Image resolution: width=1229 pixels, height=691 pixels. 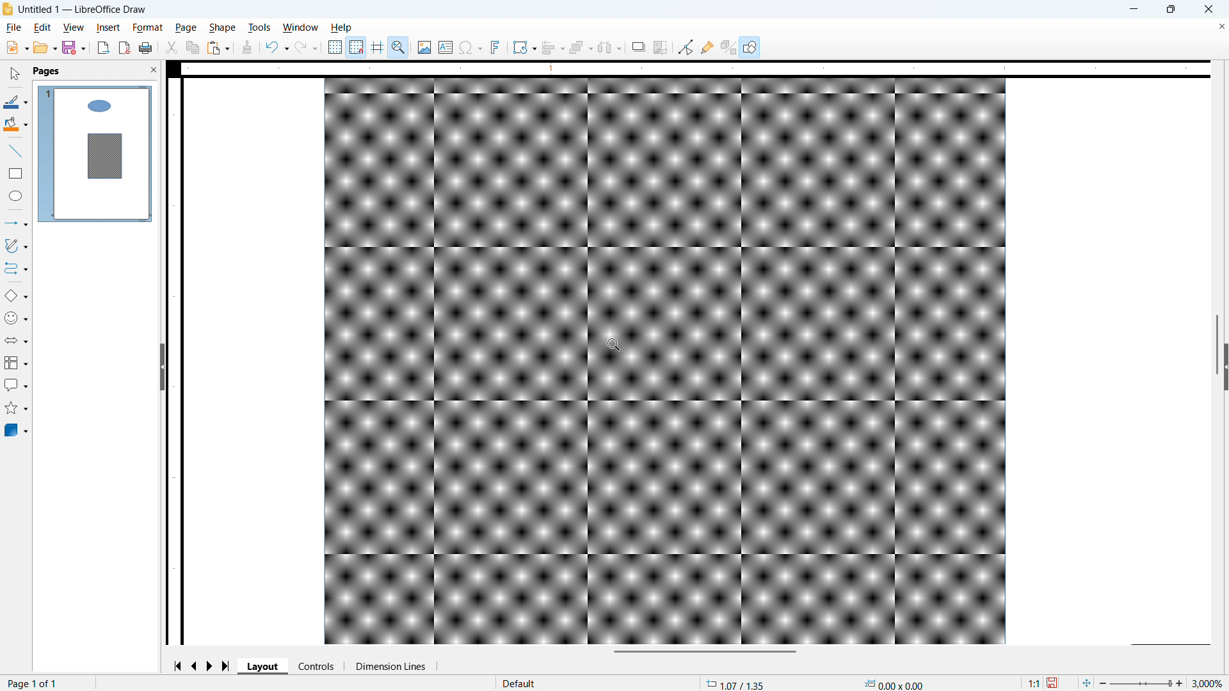 I want to click on Snap to grid , so click(x=357, y=46).